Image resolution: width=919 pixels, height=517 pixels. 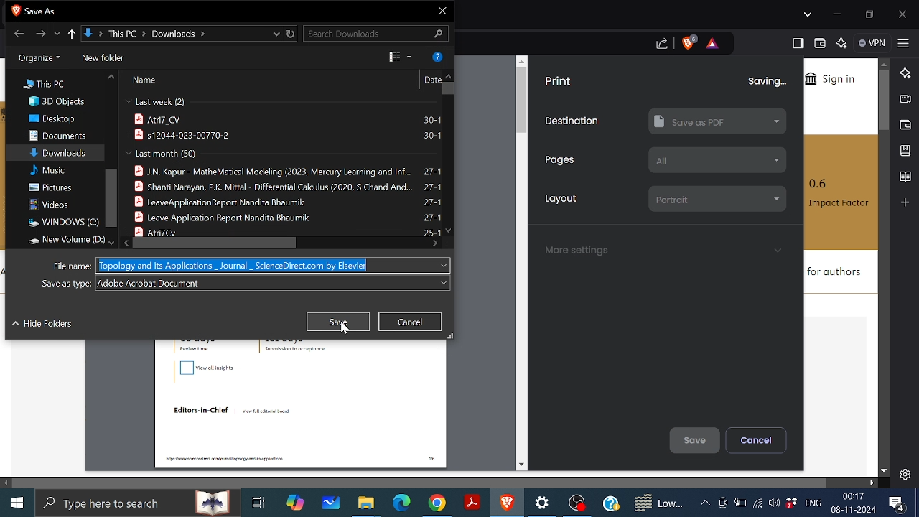 What do you see at coordinates (282, 201) in the screenshot?
I see `j.n. kapur - mathematical modelling(2023, mercury learning and inf.. 27-1 shanti narayan, p.k mittal - differential calculus (2020, s chand and ... 27-1 leave application report nandita bhaumik 27-1 antri7cv 25-1` at bounding box center [282, 201].